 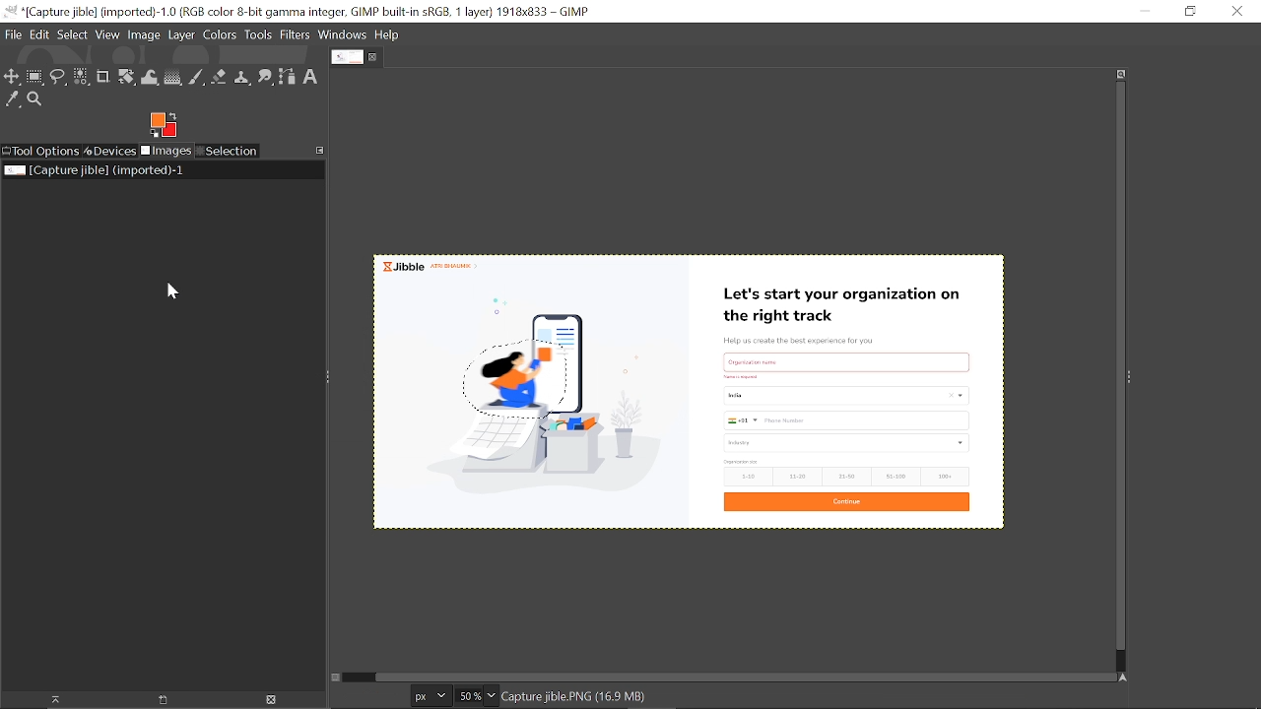 What do you see at coordinates (806, 390) in the screenshot?
I see `Current image` at bounding box center [806, 390].